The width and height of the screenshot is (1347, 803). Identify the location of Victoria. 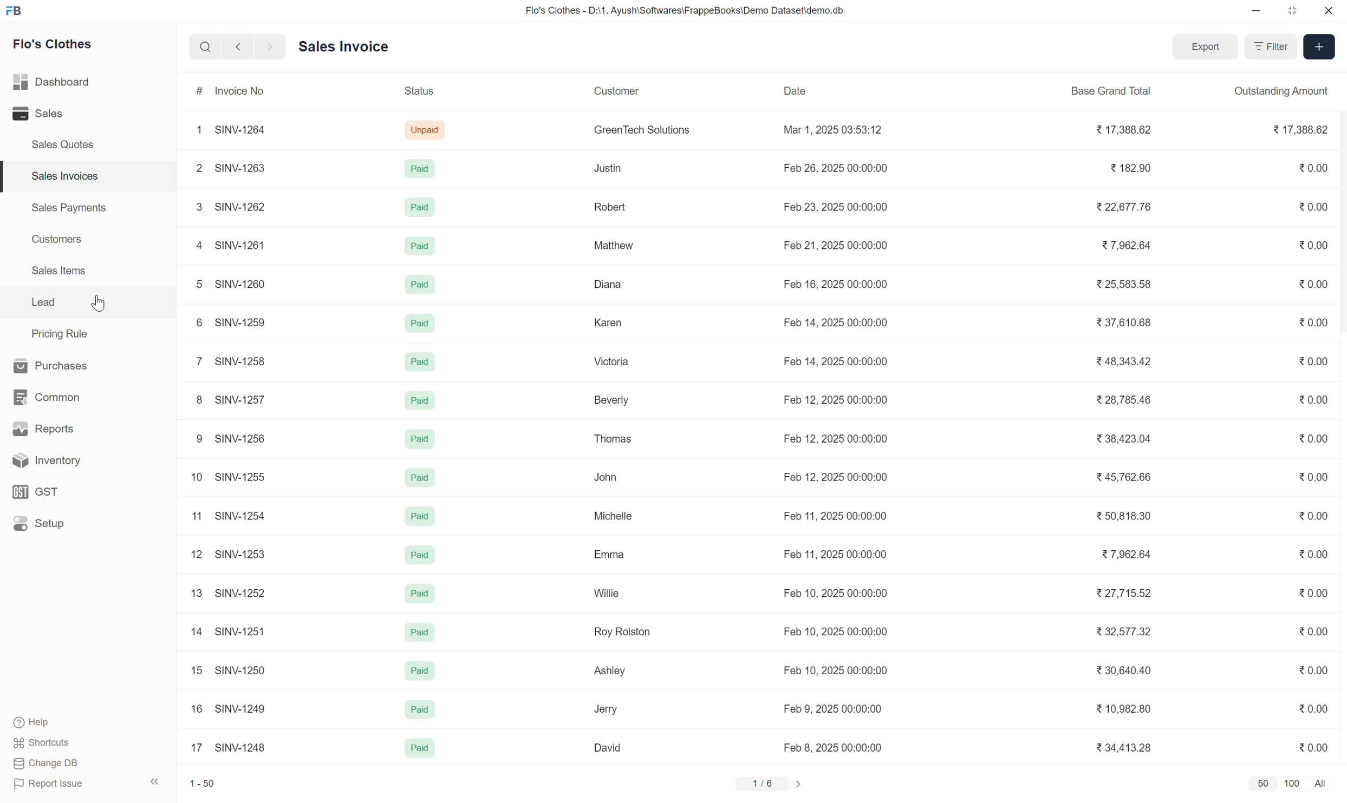
(612, 360).